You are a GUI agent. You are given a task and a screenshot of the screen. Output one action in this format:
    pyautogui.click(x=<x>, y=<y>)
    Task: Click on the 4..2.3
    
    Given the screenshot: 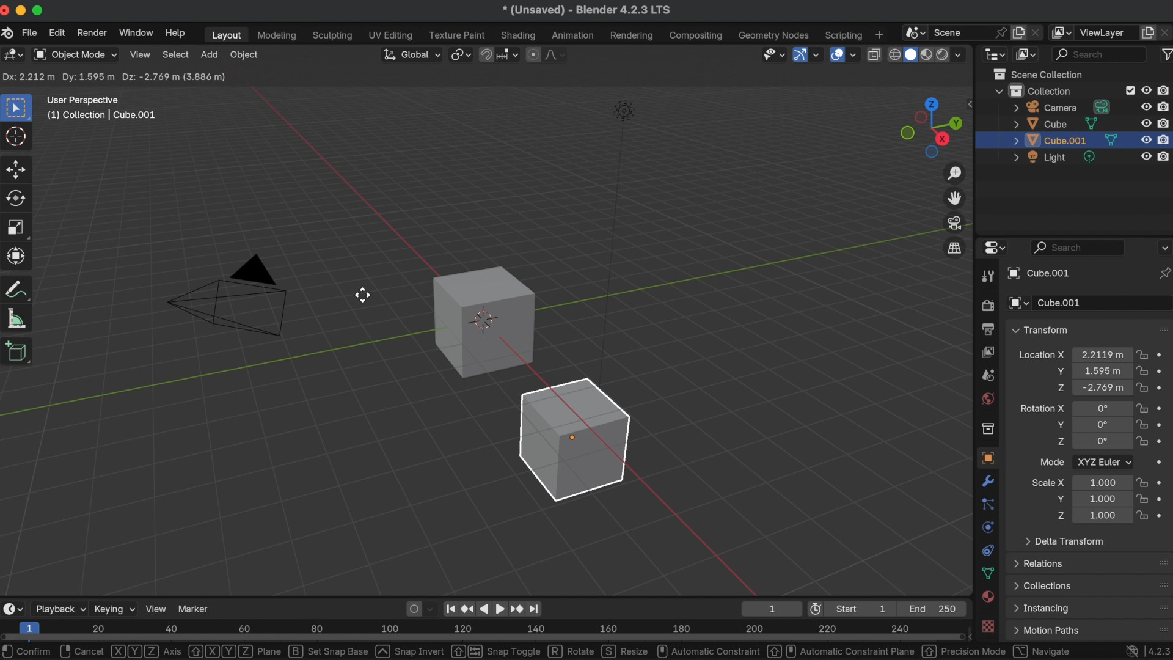 What is the action you would take?
    pyautogui.click(x=1158, y=649)
    